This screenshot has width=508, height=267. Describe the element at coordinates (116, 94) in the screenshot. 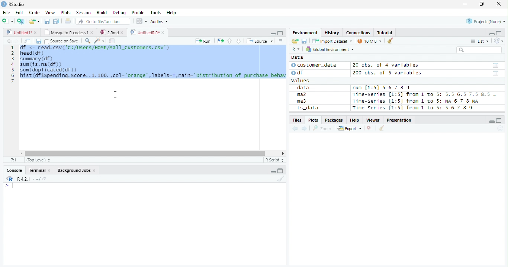

I see `Cursor` at that location.